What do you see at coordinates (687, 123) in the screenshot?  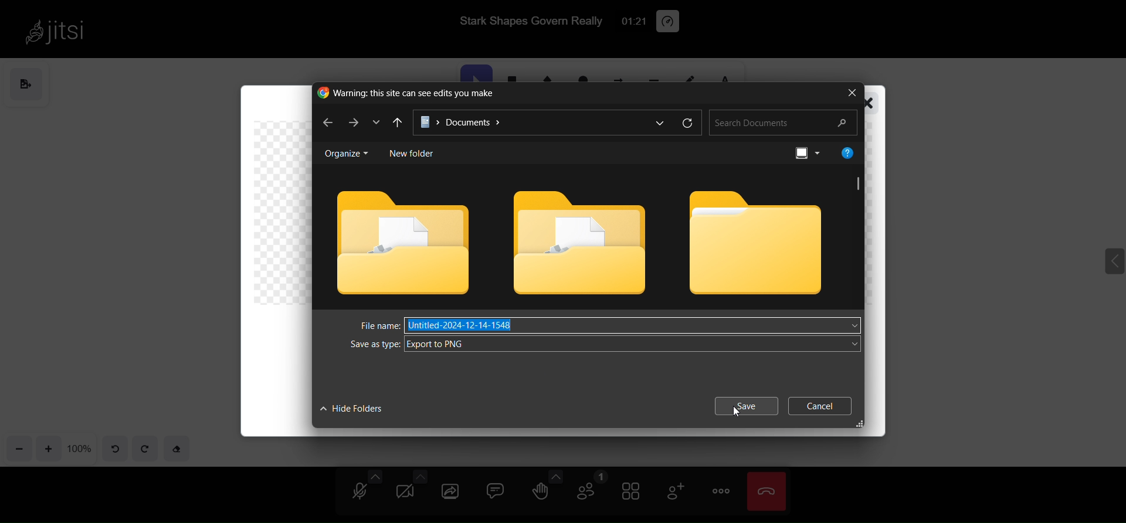 I see `refresh` at bounding box center [687, 123].